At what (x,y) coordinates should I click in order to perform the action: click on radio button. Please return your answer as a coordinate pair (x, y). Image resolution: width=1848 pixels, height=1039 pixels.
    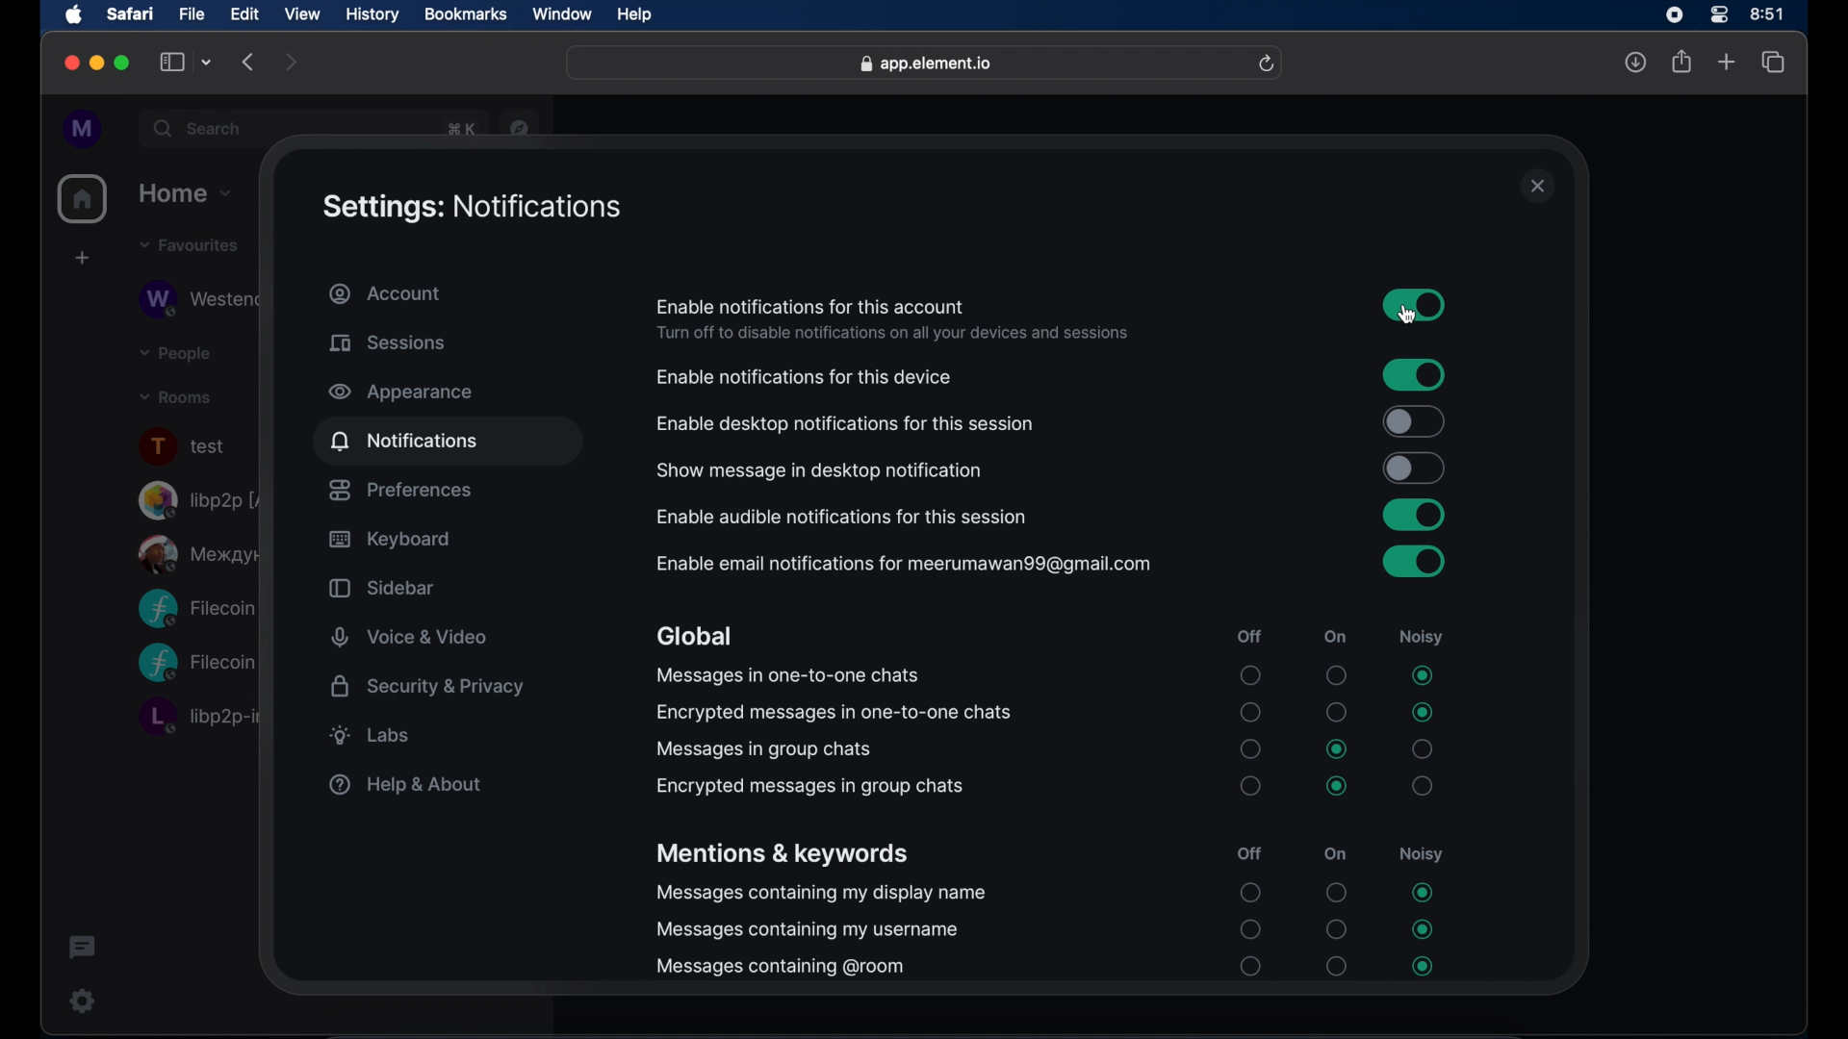
    Looking at the image, I should click on (1423, 929).